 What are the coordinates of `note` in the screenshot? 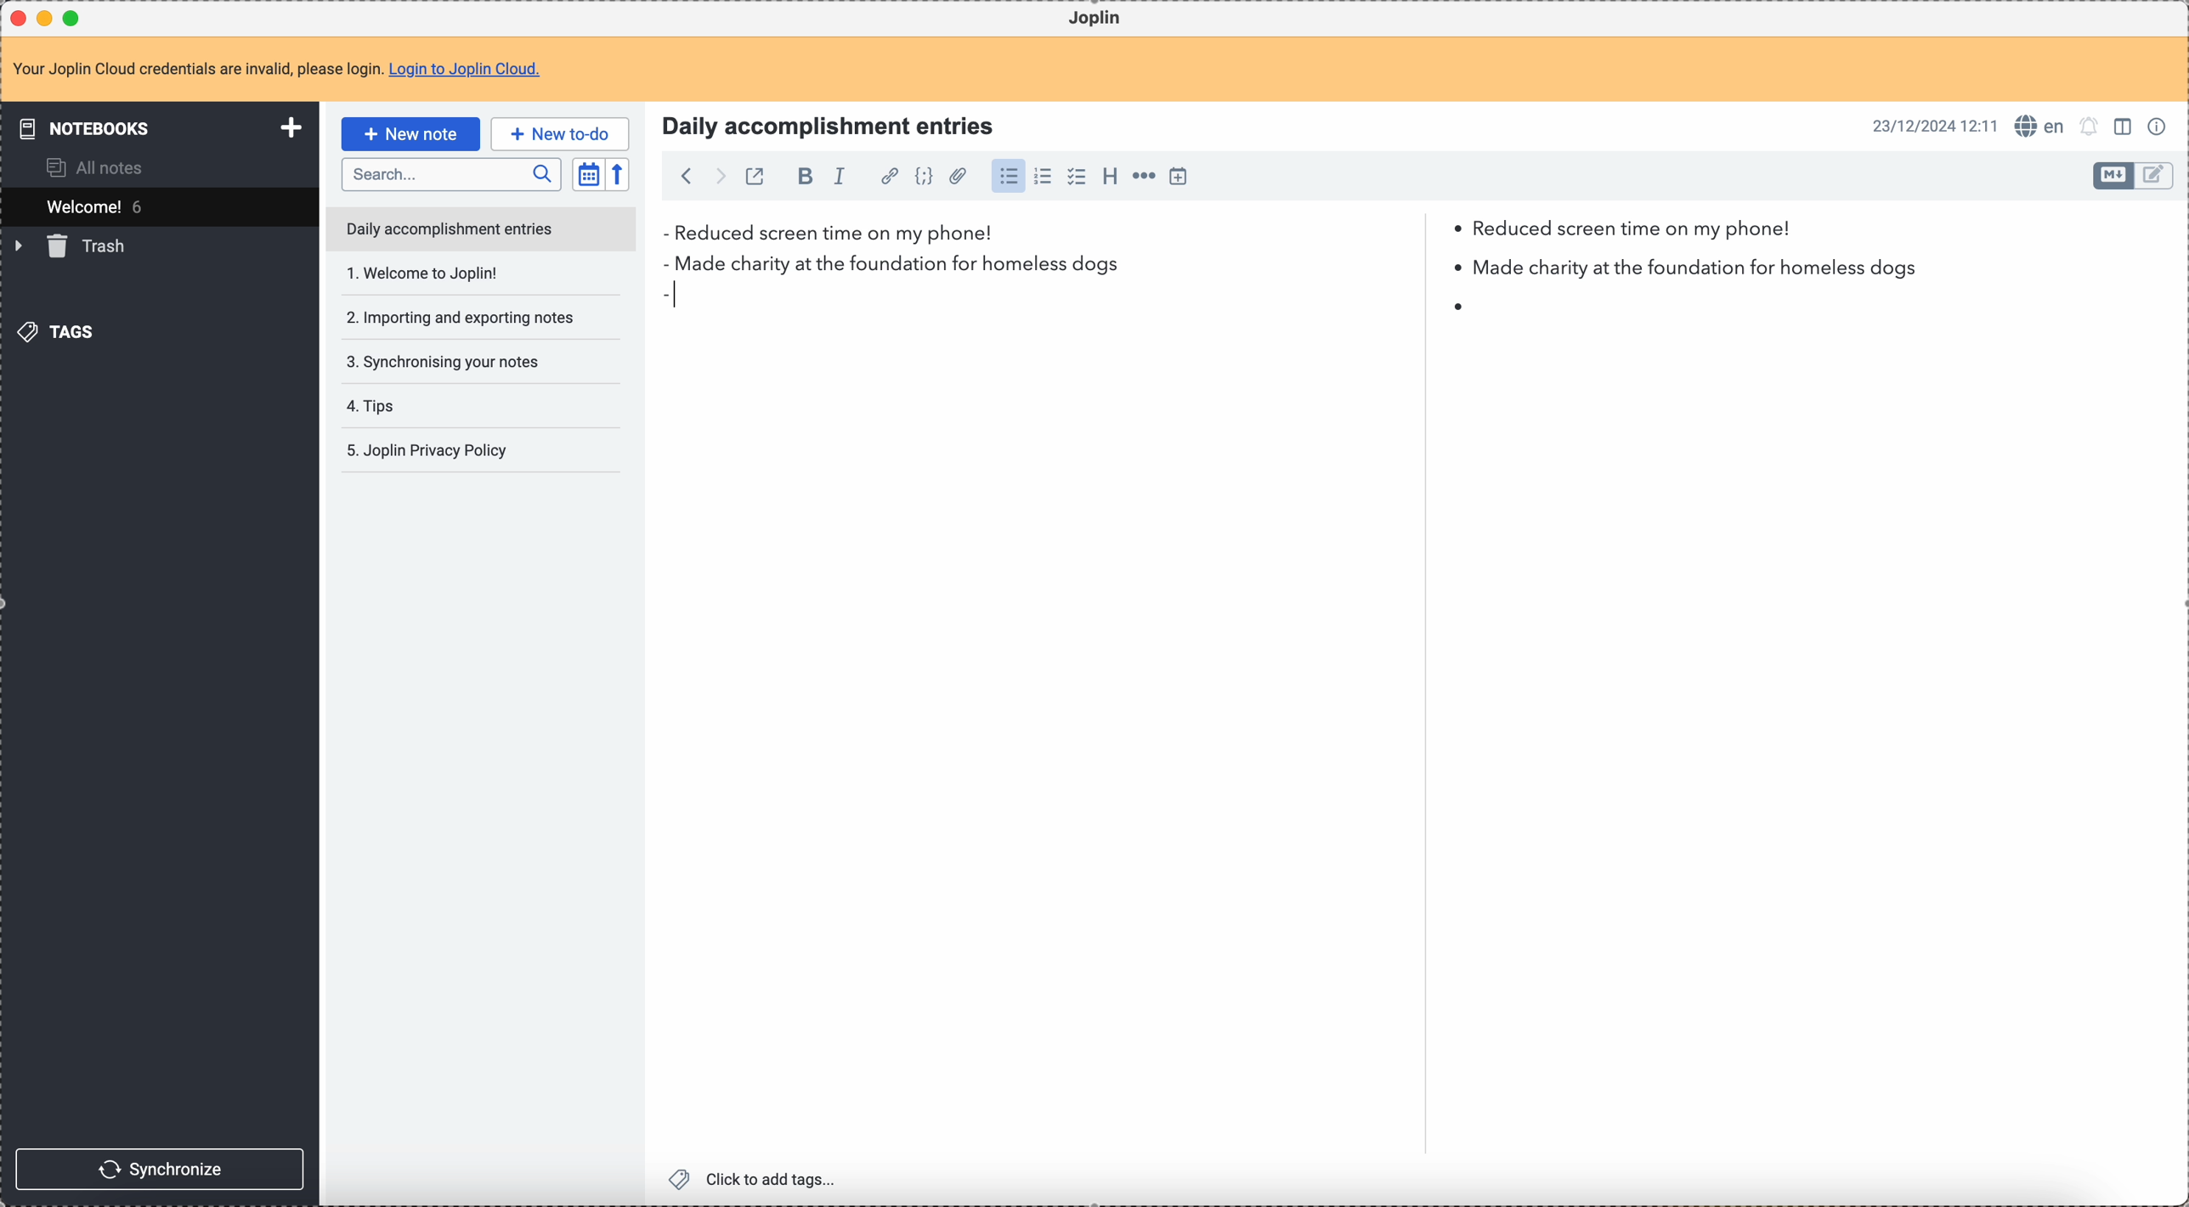 It's located at (276, 70).